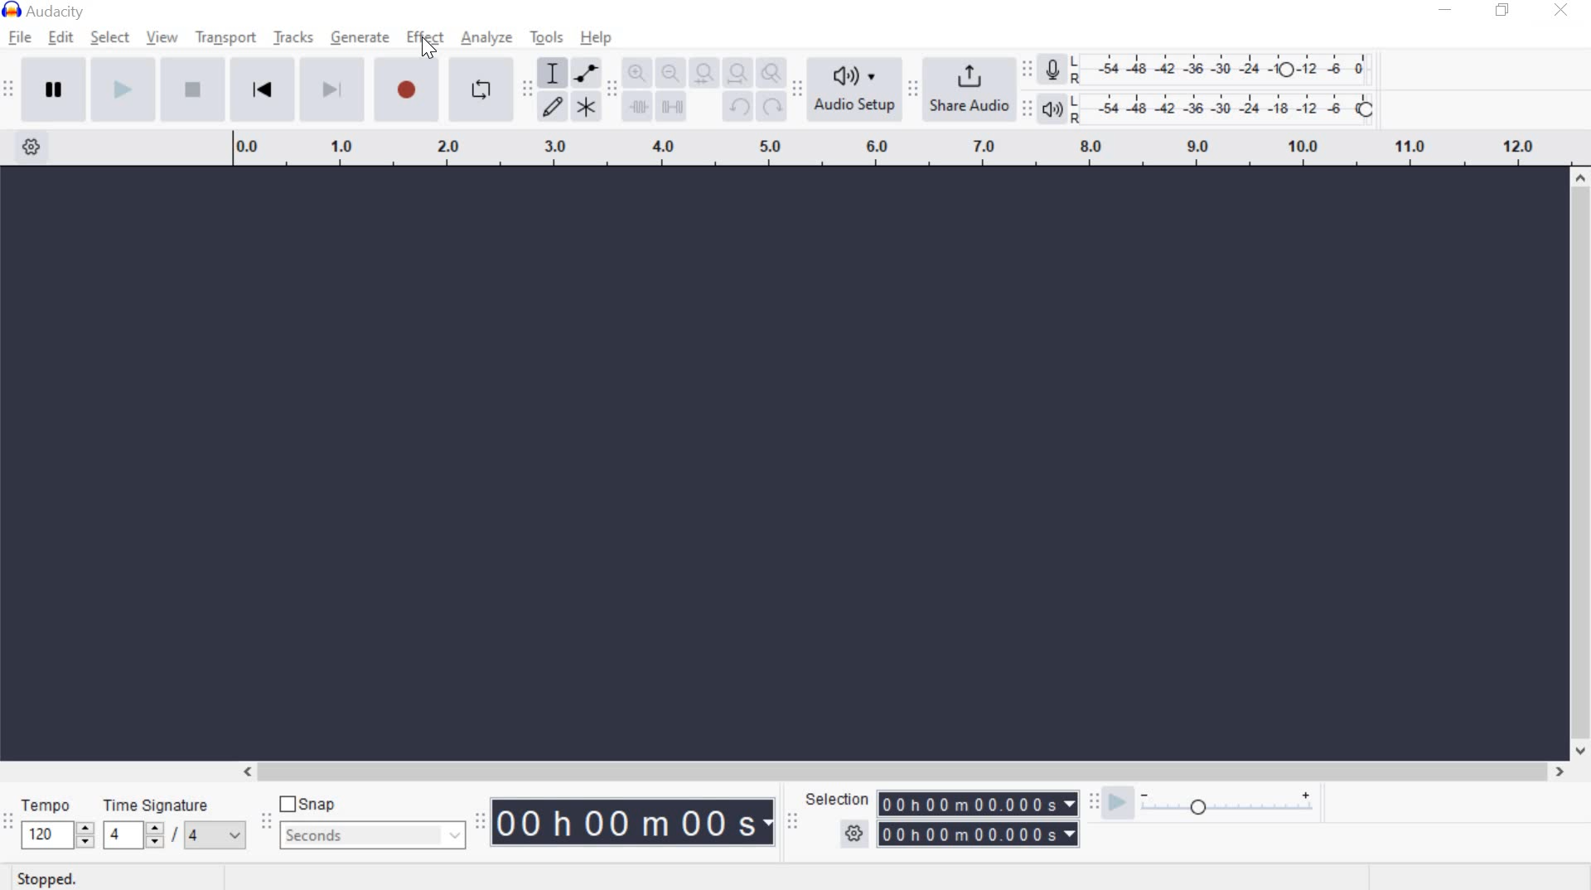  Describe the element at coordinates (28, 146) in the screenshot. I see `Timeline Options` at that location.